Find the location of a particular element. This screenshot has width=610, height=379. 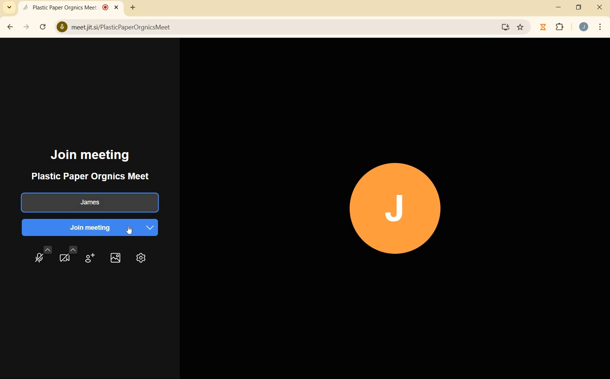

close is located at coordinates (600, 8).